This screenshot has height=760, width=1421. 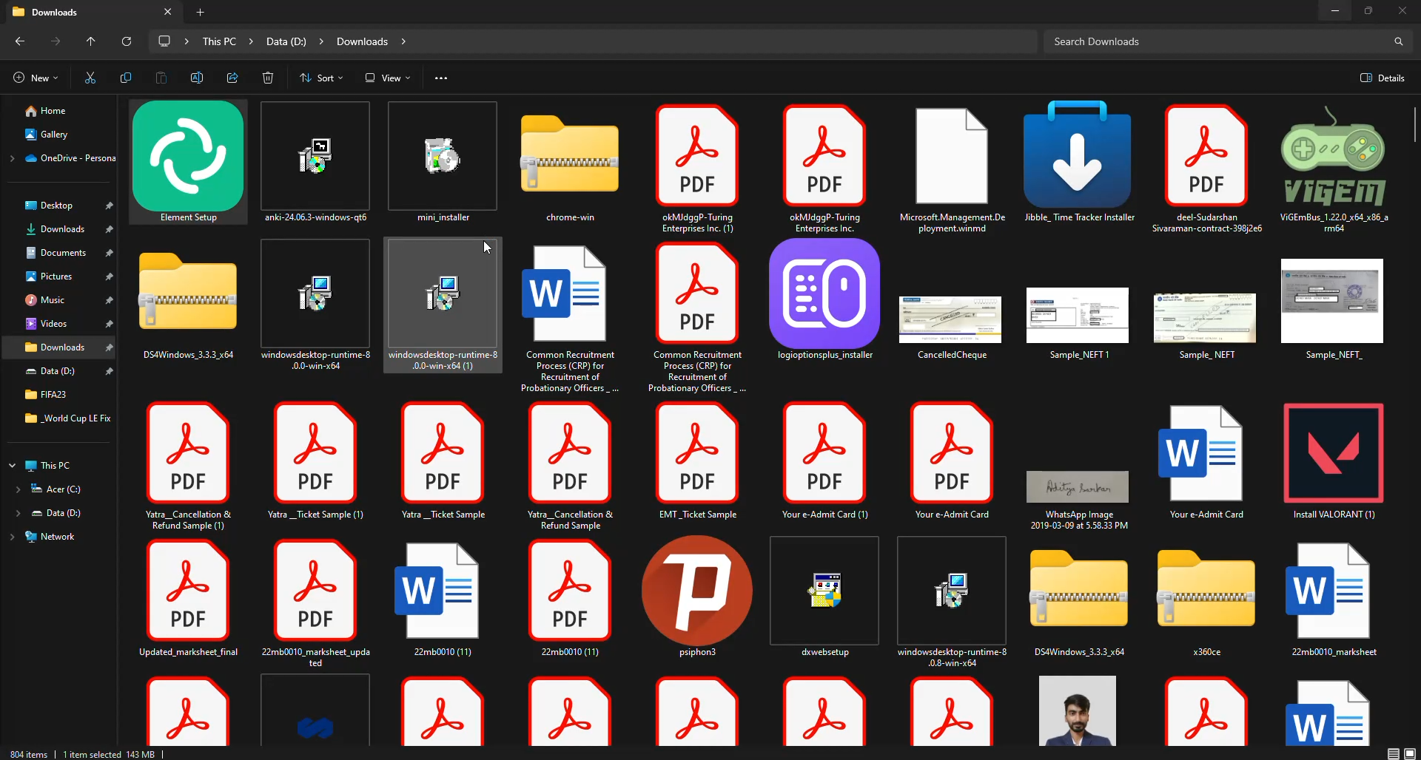 I want to click on file, so click(x=707, y=320).